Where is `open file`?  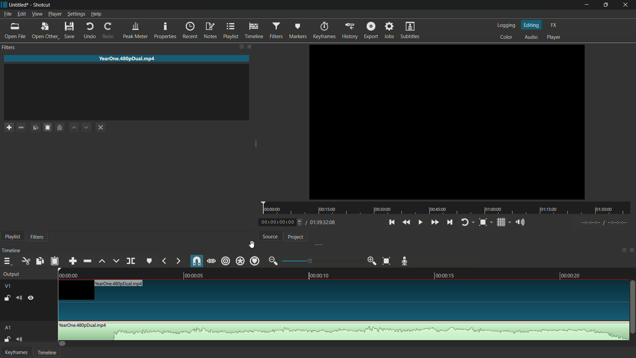 open file is located at coordinates (15, 30).